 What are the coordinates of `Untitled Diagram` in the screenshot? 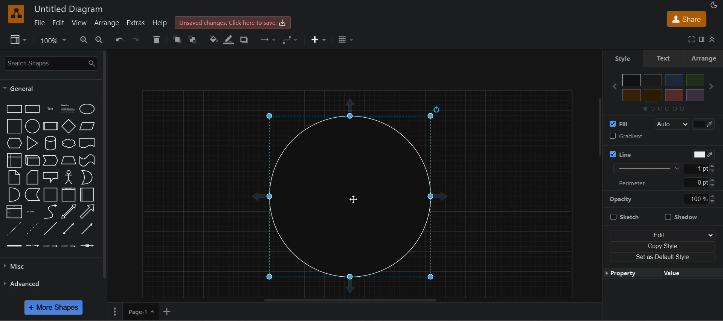 It's located at (69, 8).